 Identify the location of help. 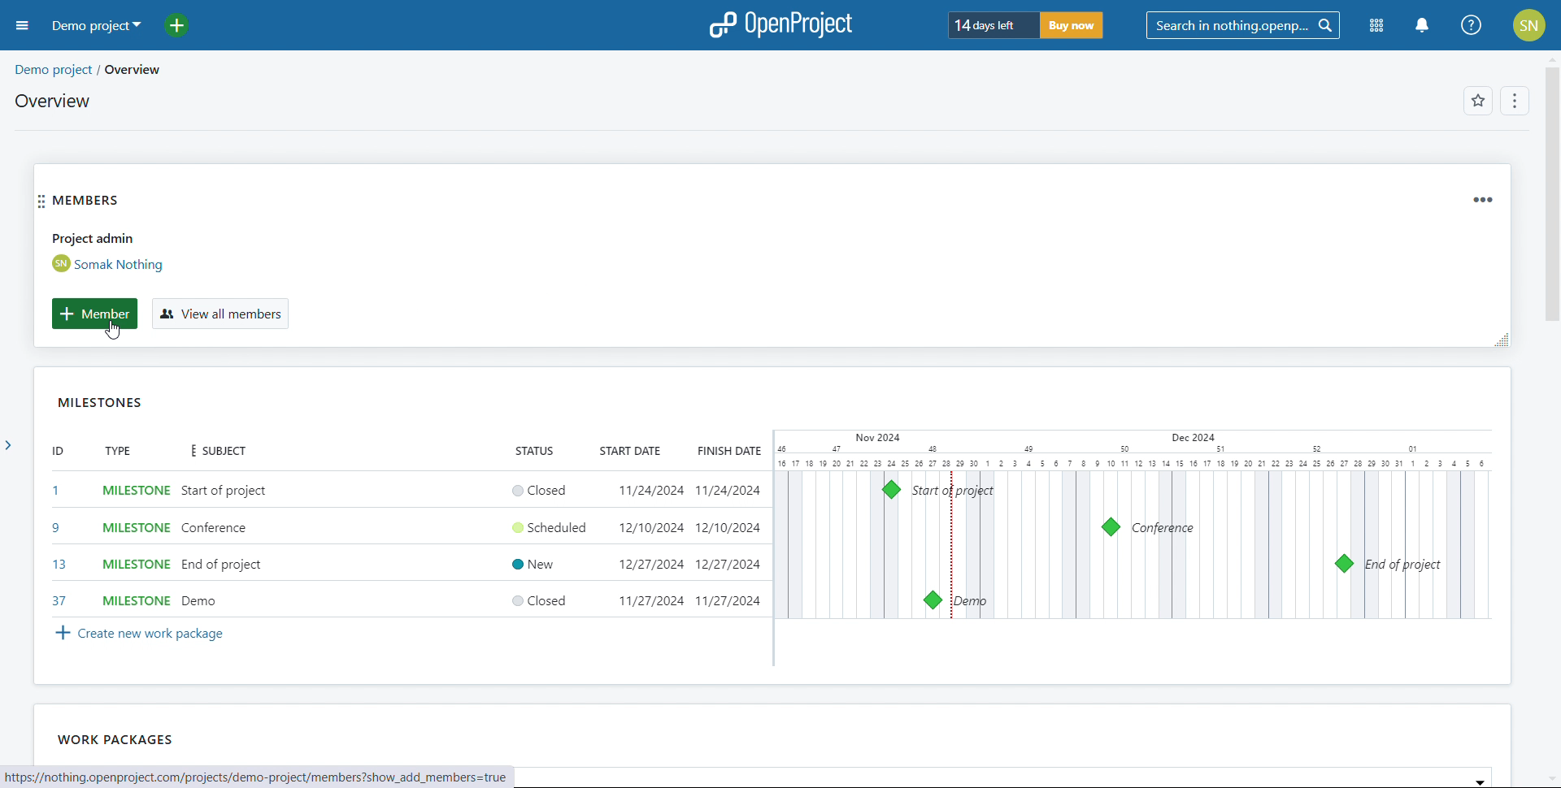
(1472, 25).